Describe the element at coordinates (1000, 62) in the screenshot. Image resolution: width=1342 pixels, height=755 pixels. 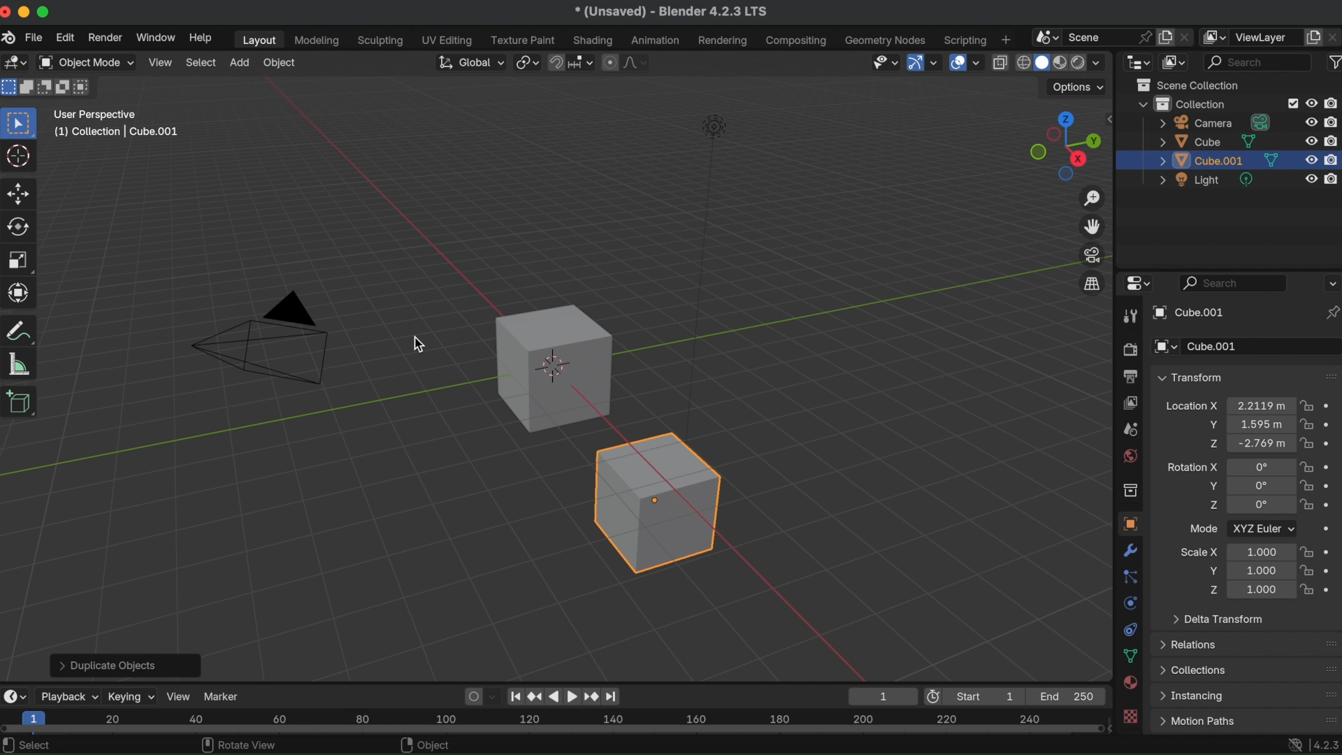
I see `toggle x-ray` at that location.